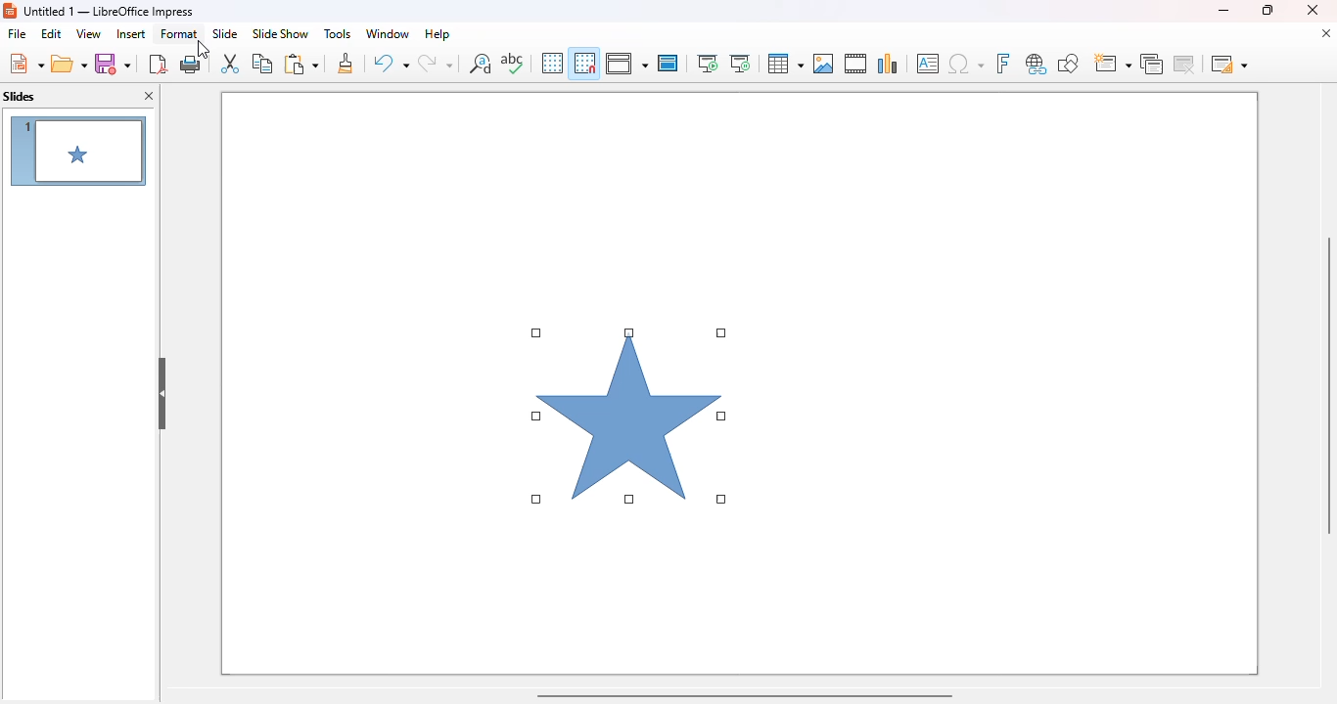  I want to click on insert, so click(131, 34).